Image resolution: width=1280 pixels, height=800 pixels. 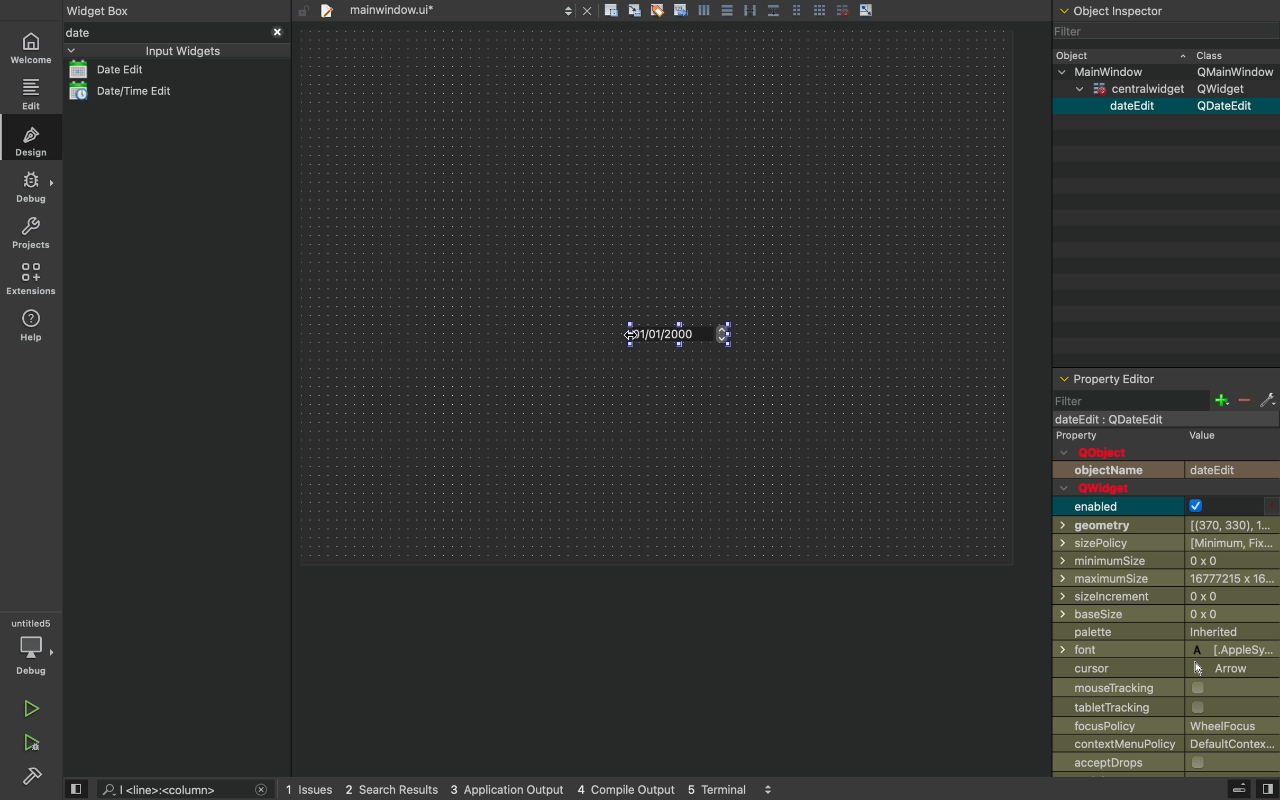 What do you see at coordinates (1168, 506) in the screenshot?
I see `enabled` at bounding box center [1168, 506].